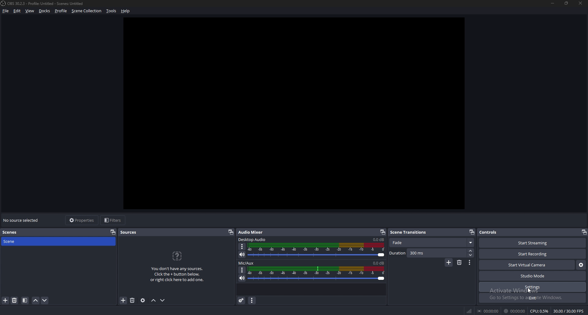  Describe the element at coordinates (382, 232) in the screenshot. I see `pop out` at that location.